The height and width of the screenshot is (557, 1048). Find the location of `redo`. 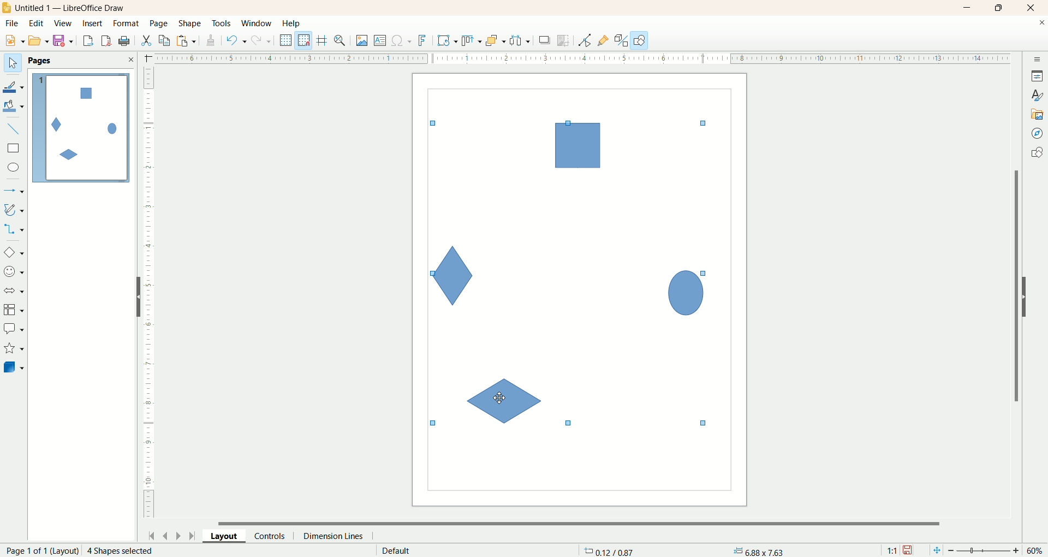

redo is located at coordinates (264, 40).